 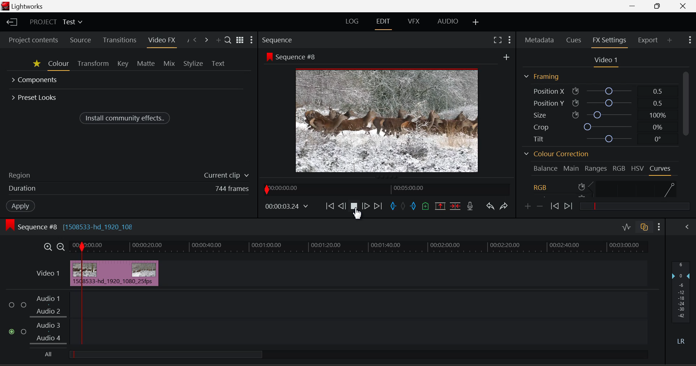 I want to click on Video Played, so click(x=354, y=207).